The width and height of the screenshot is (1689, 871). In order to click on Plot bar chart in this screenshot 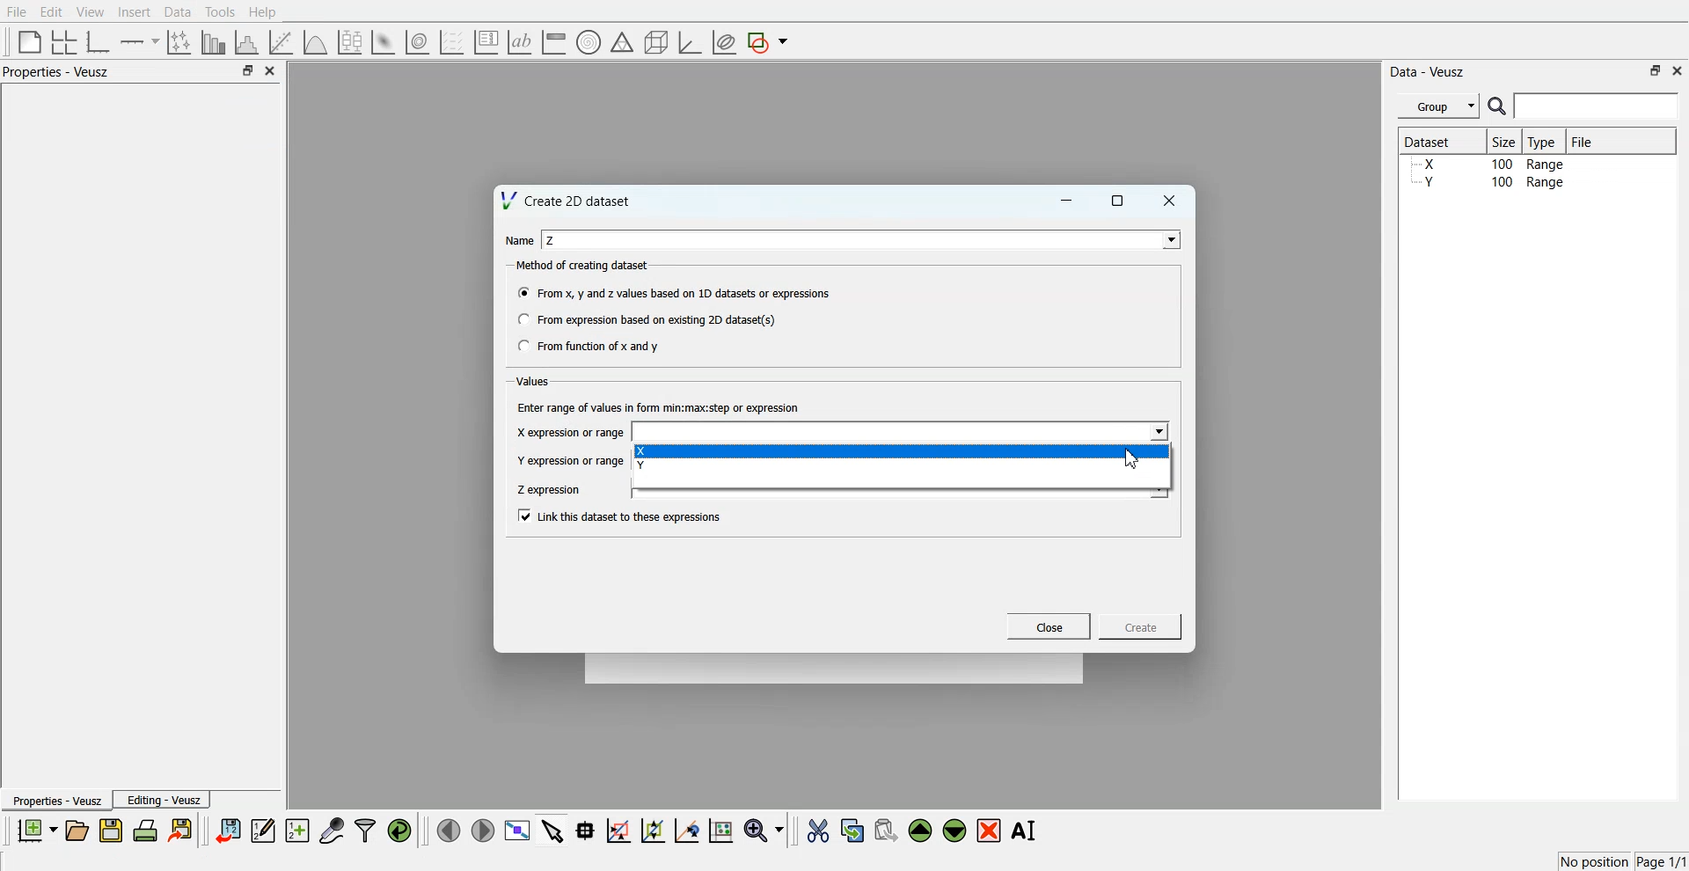, I will do `click(213, 42)`.